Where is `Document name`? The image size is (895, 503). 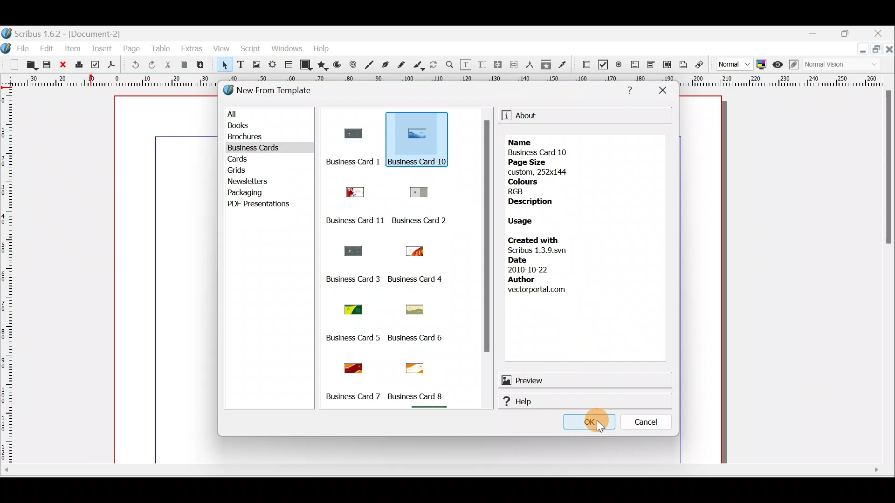 Document name is located at coordinates (66, 32).